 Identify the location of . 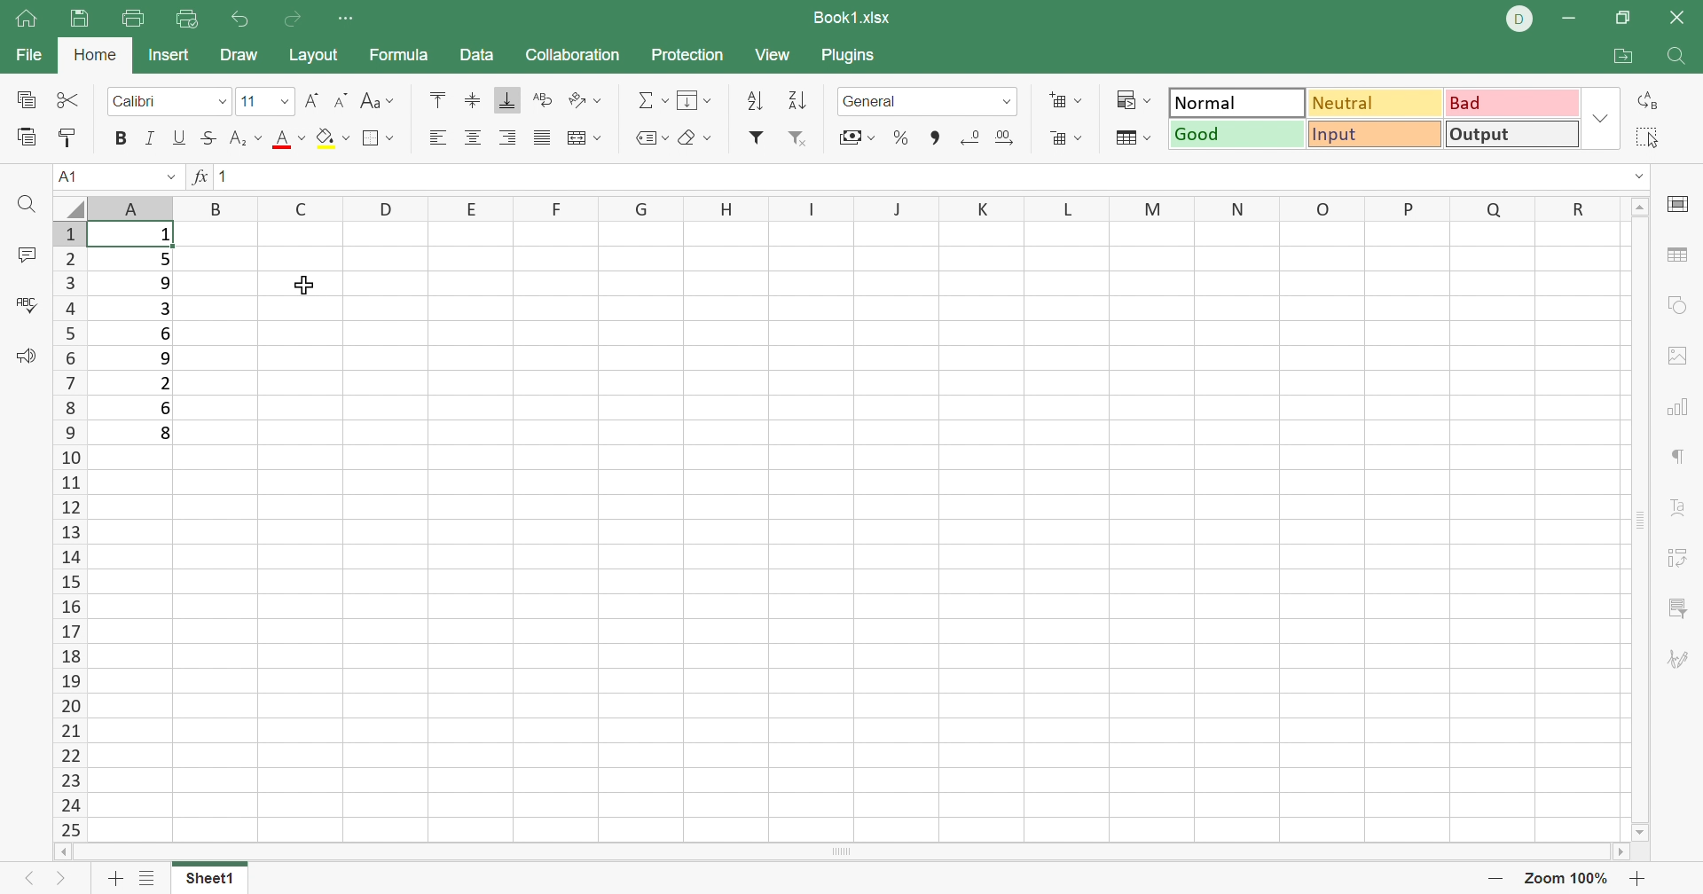
(165, 261).